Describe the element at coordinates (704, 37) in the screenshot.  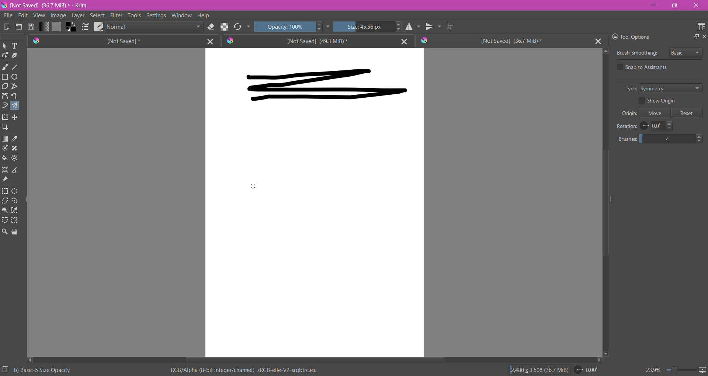
I see `Close Docker` at that location.